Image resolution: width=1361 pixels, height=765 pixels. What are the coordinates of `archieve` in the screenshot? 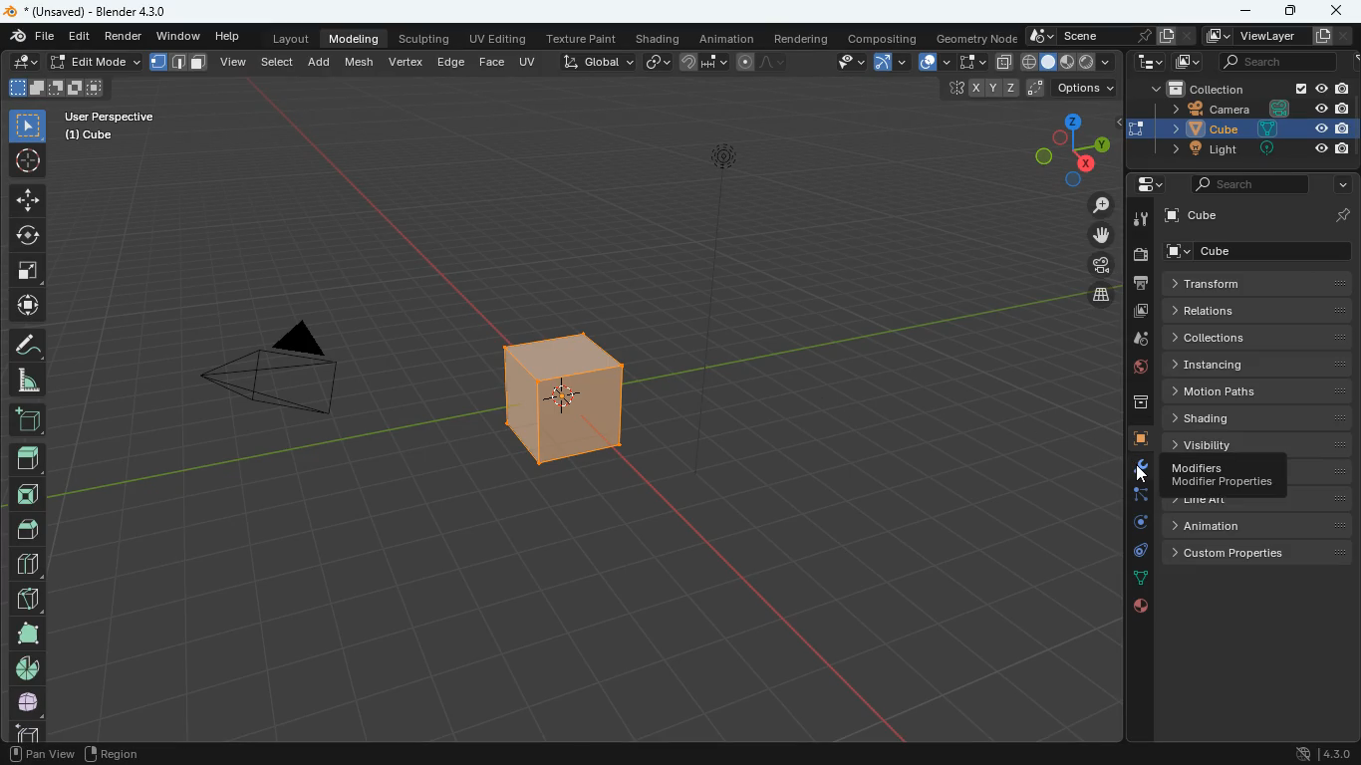 It's located at (1133, 404).